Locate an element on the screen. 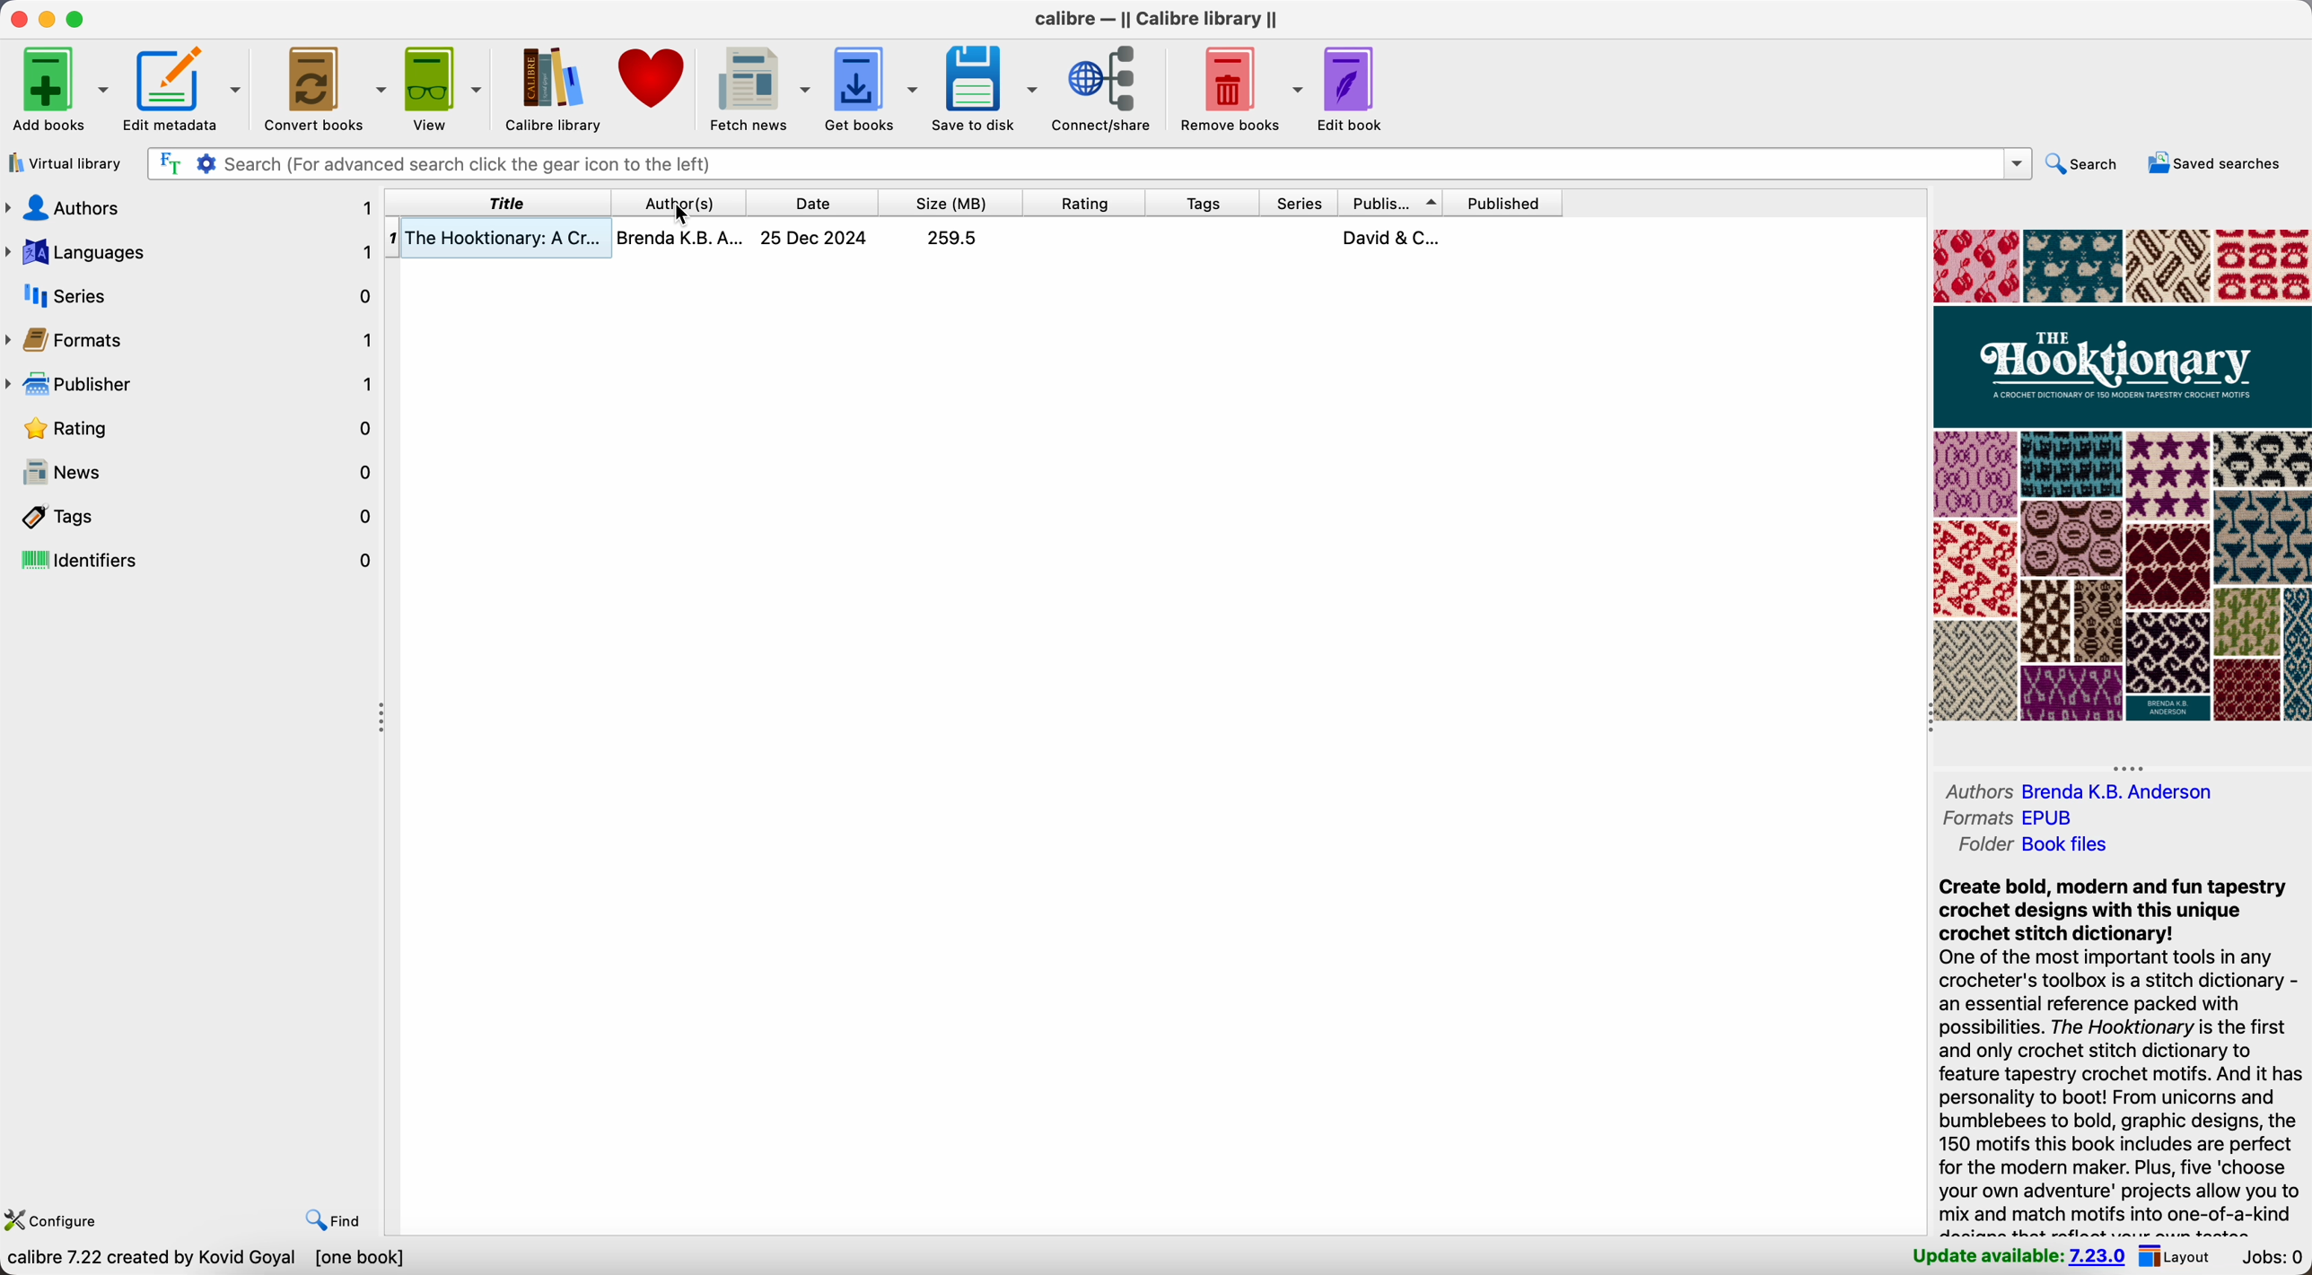  date is located at coordinates (810, 202).